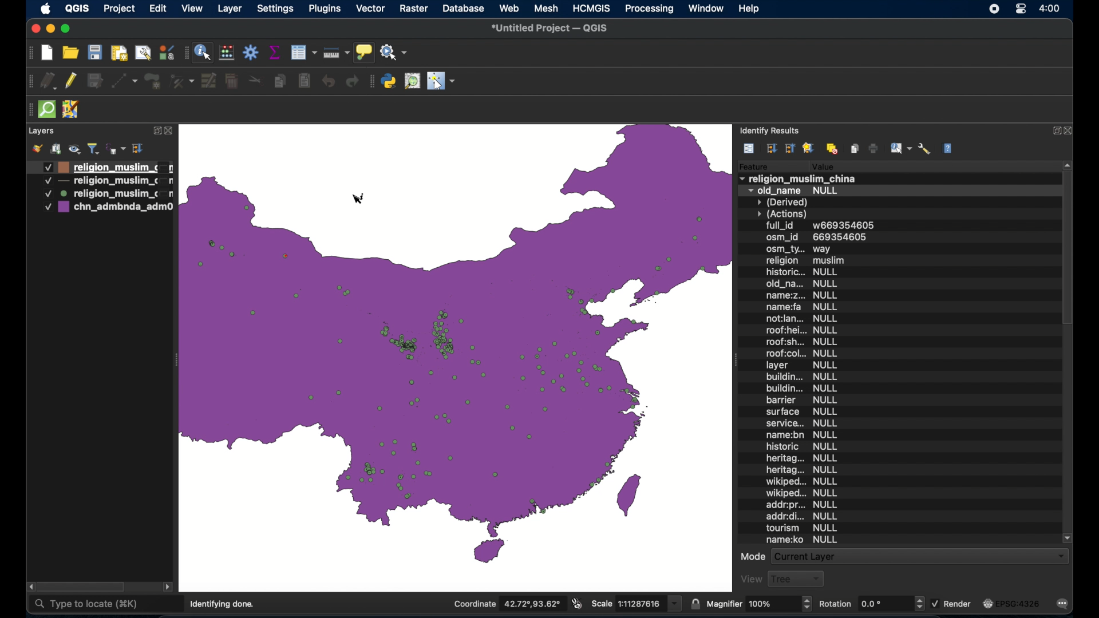  What do you see at coordinates (457, 357) in the screenshot?
I see `zoomed in boundary map of china with point data` at bounding box center [457, 357].